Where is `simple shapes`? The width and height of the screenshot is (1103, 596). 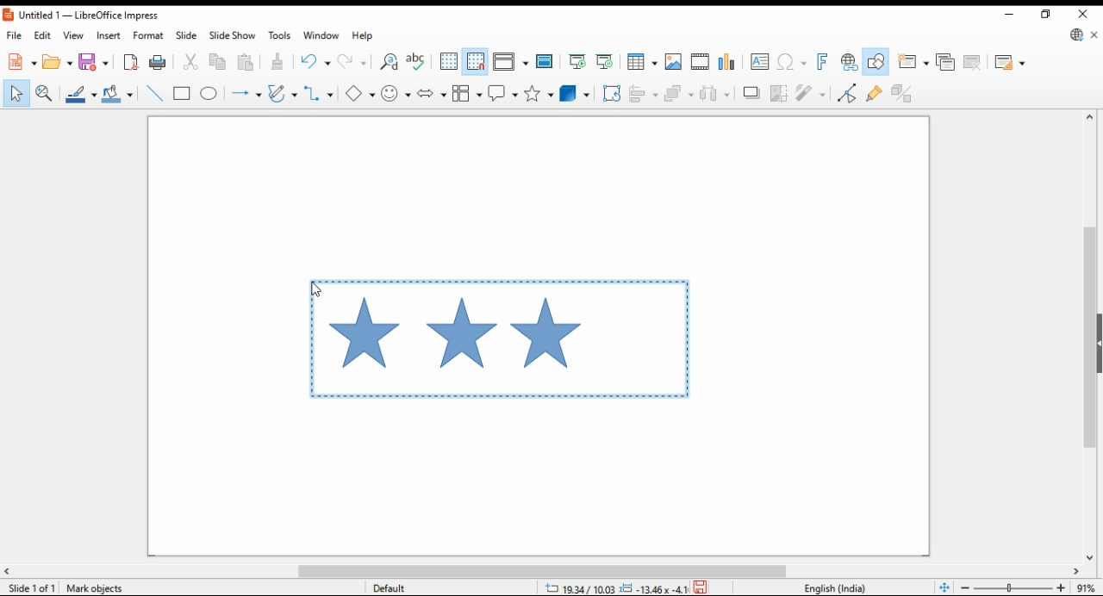 simple shapes is located at coordinates (361, 94).